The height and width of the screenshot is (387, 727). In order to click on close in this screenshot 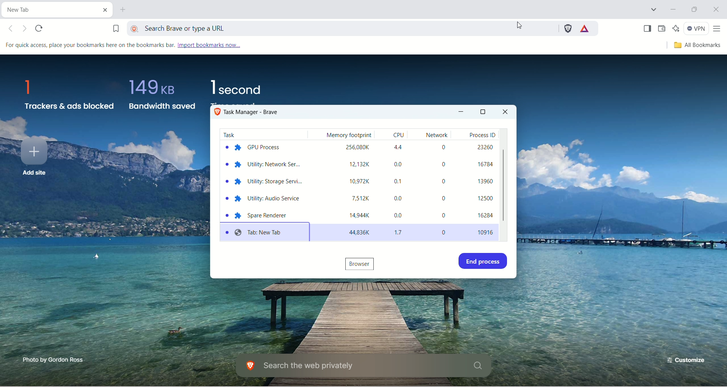, I will do `click(716, 9)`.